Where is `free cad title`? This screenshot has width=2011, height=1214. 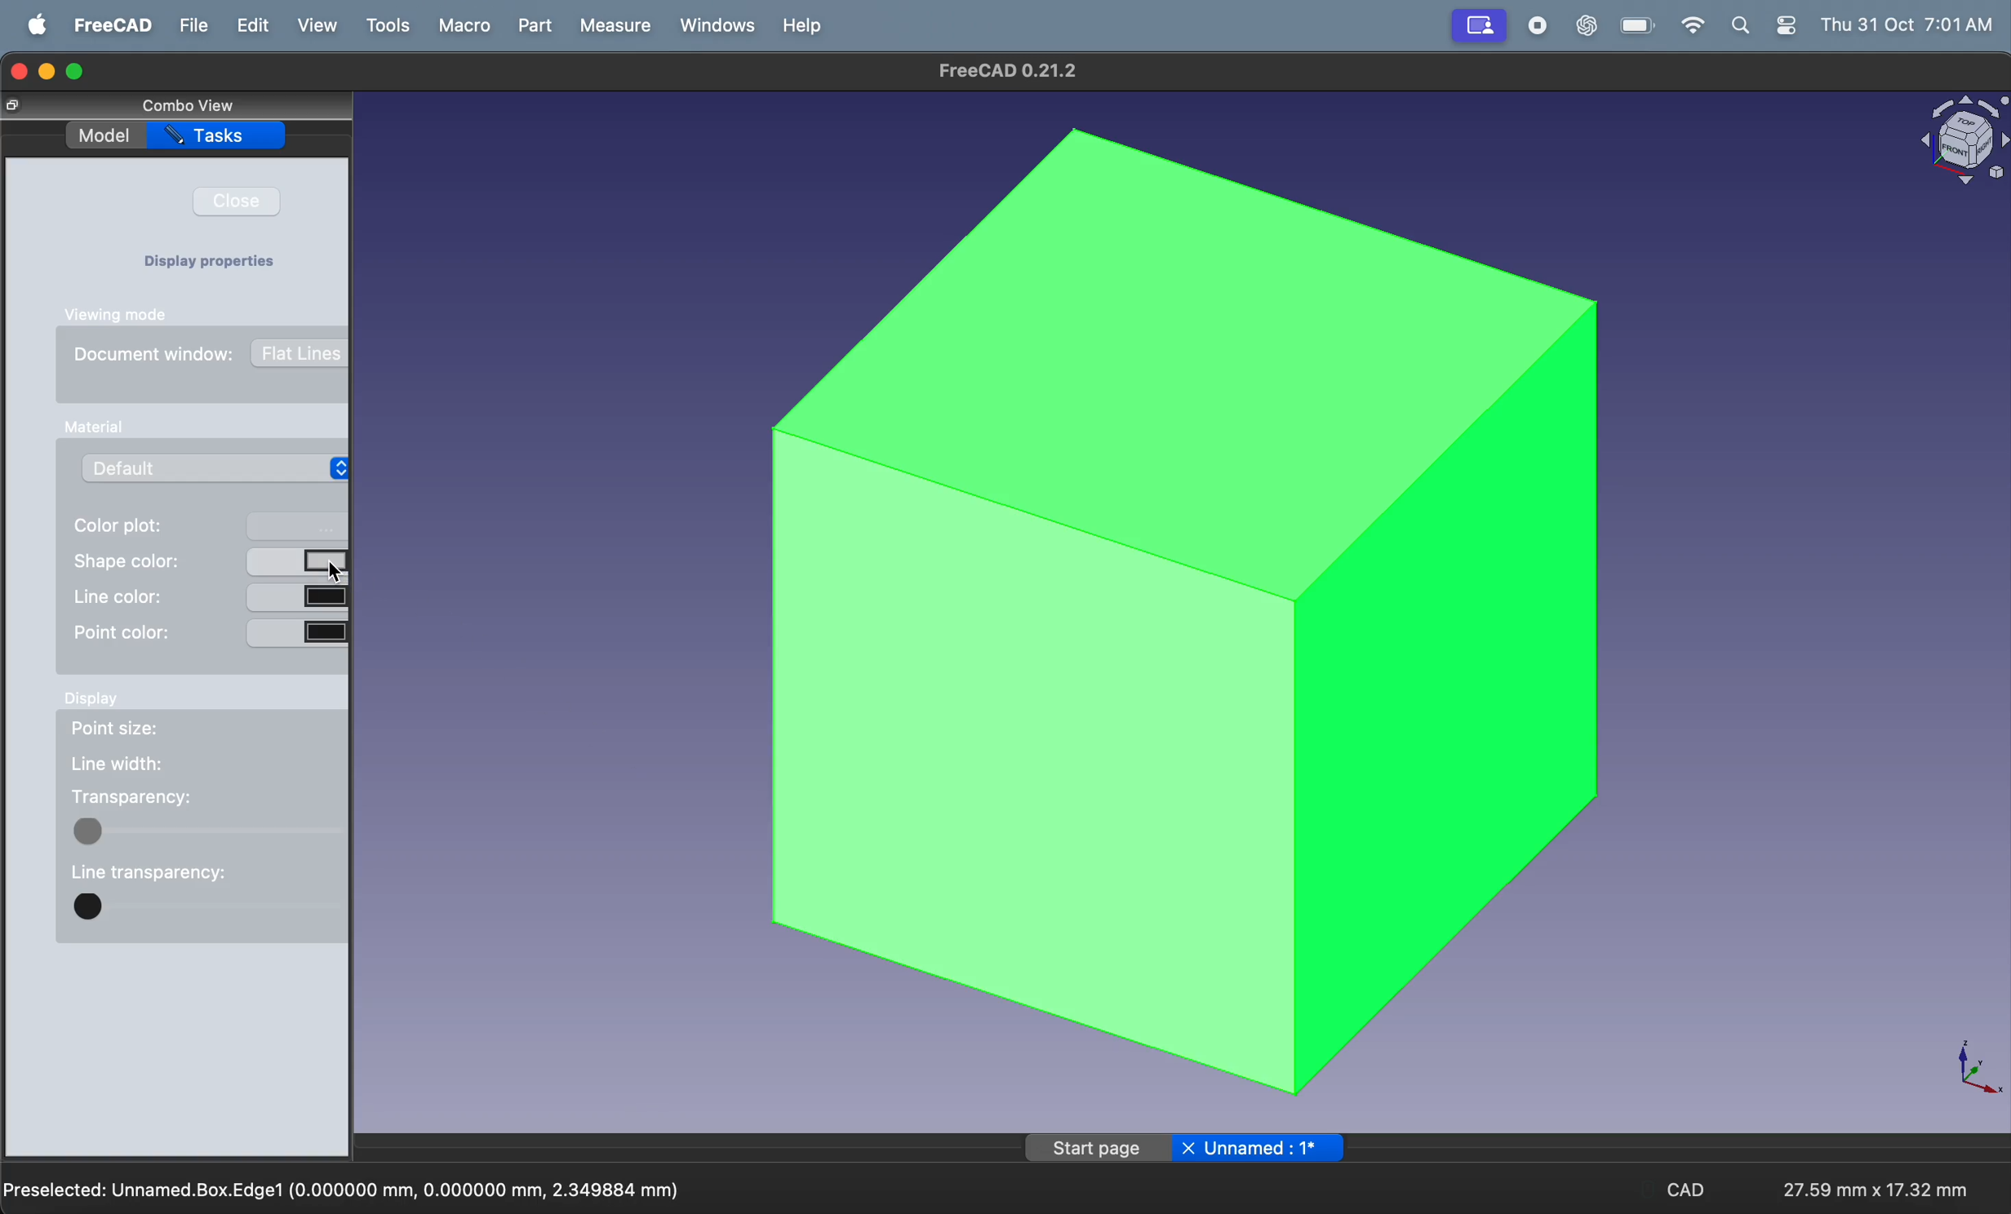 free cad title is located at coordinates (1014, 71).